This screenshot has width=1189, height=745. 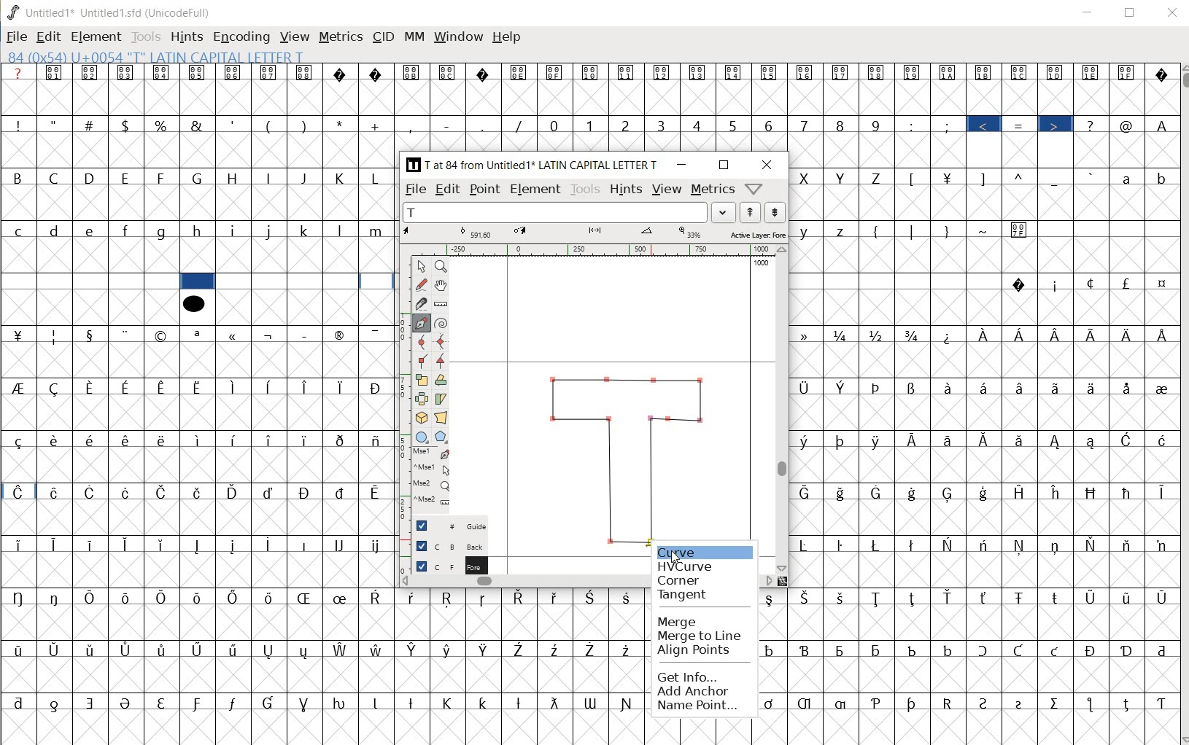 What do you see at coordinates (735, 72) in the screenshot?
I see `Symbol` at bounding box center [735, 72].